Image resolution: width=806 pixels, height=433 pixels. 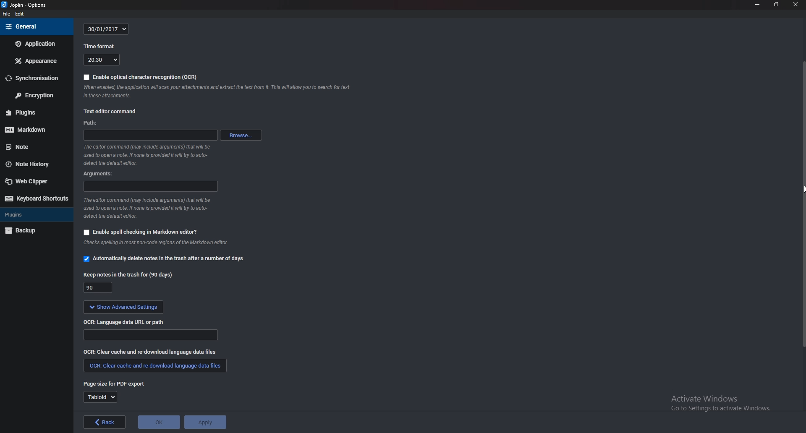 I want to click on note, so click(x=218, y=92).